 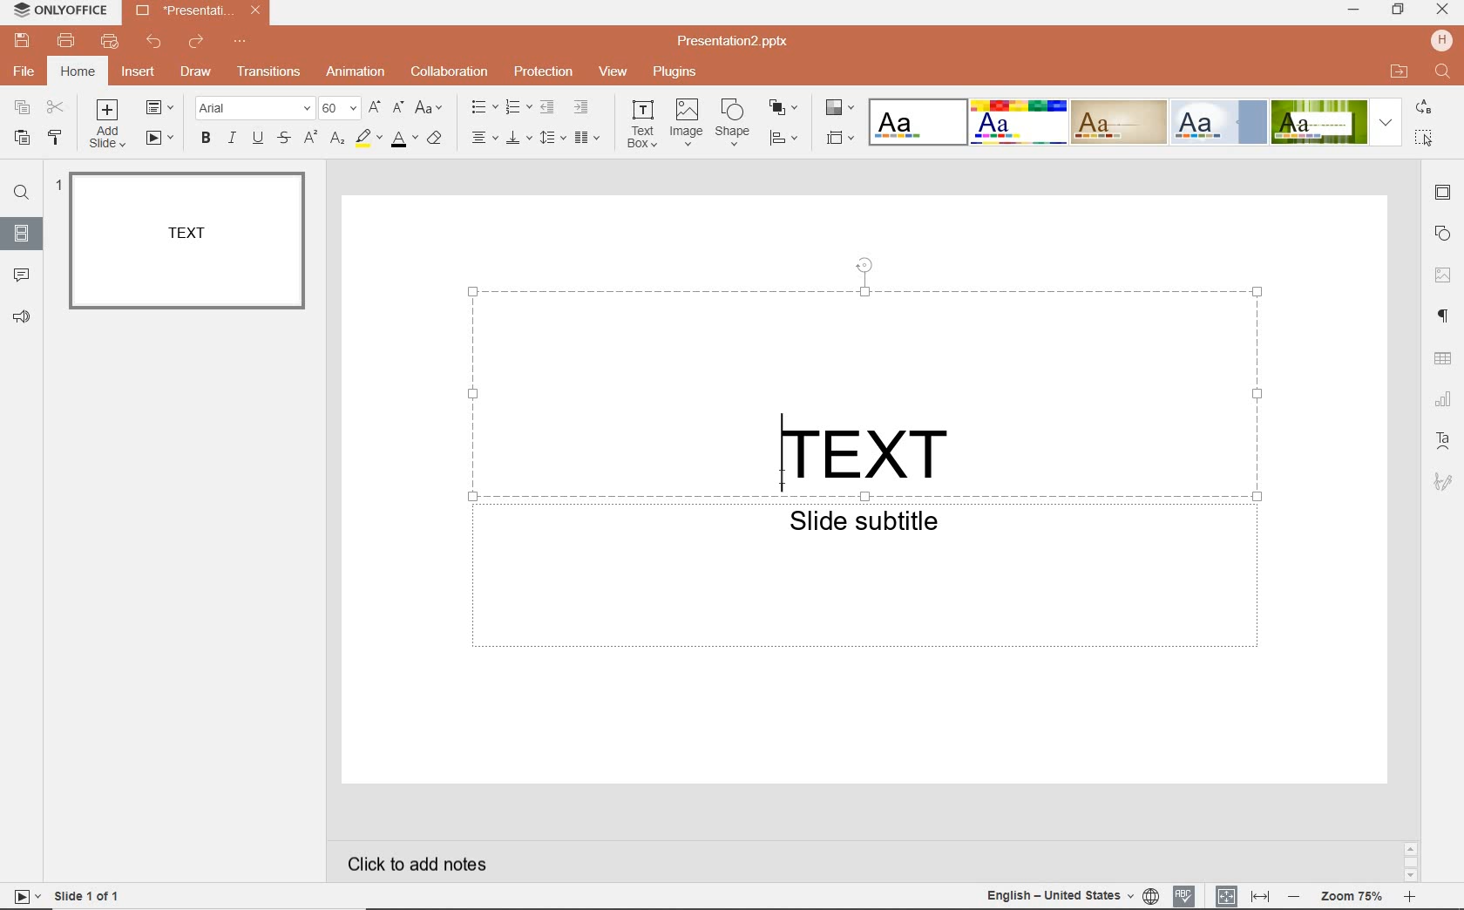 I want to click on CUT, so click(x=57, y=109).